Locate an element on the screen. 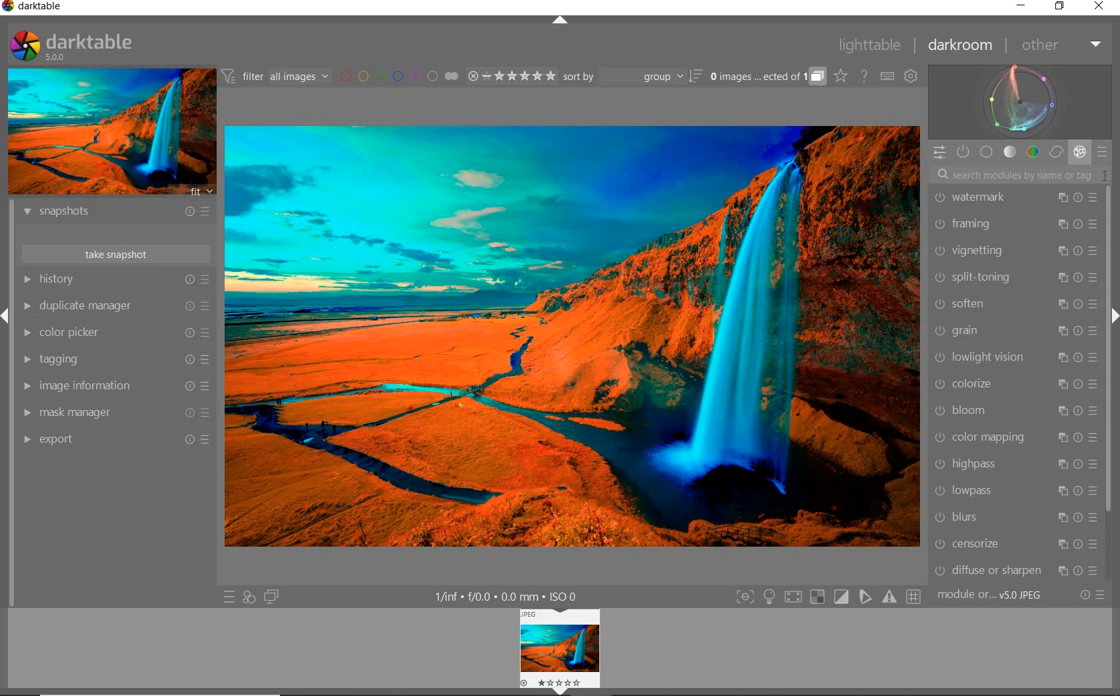 The width and height of the screenshot is (1120, 696). darkroom is located at coordinates (961, 46).